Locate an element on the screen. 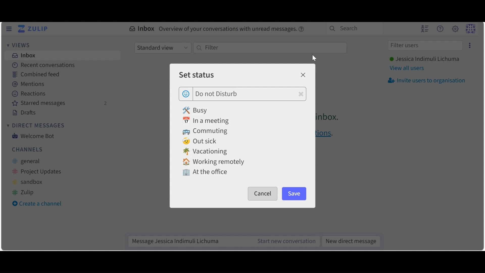 The image size is (485, 273). Views is located at coordinates (20, 46).